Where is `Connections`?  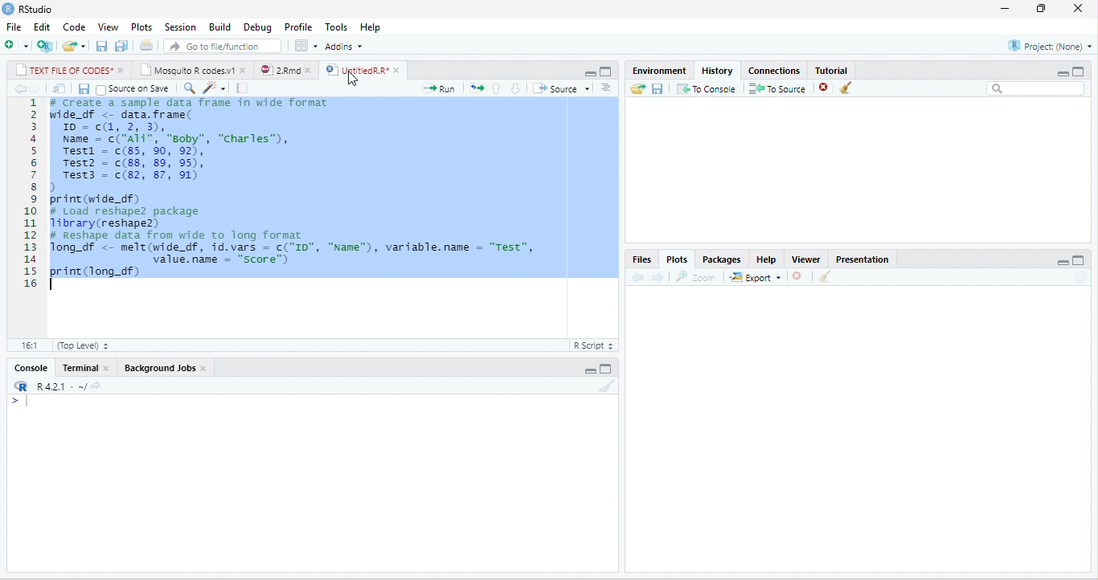 Connections is located at coordinates (774, 71).